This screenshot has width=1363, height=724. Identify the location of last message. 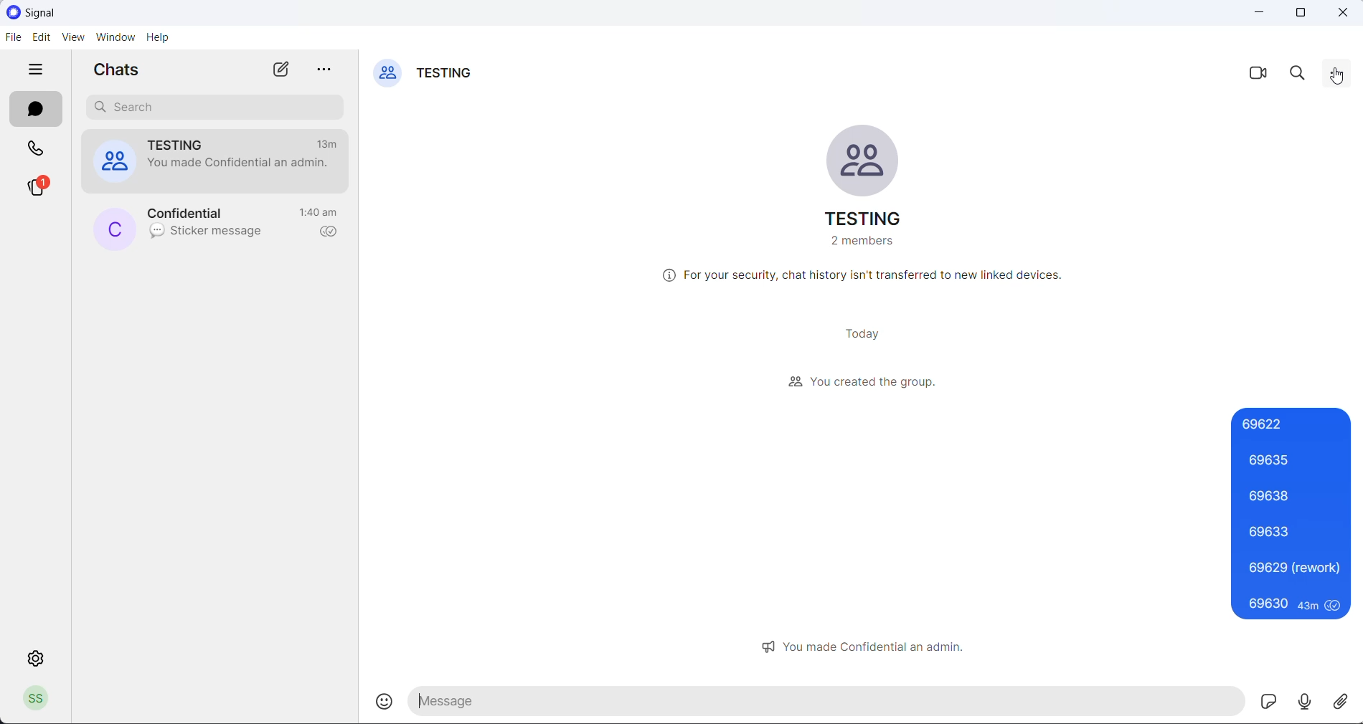
(208, 234).